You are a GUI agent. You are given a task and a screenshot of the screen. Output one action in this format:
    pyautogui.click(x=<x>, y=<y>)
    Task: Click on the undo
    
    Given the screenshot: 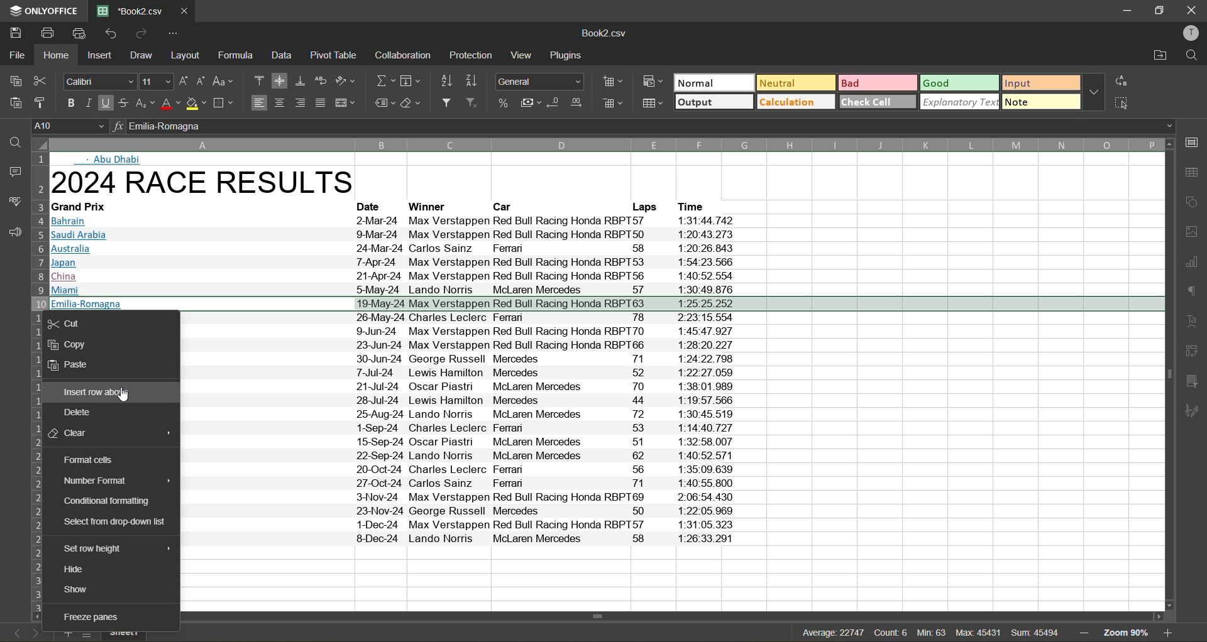 What is the action you would take?
    pyautogui.click(x=111, y=35)
    